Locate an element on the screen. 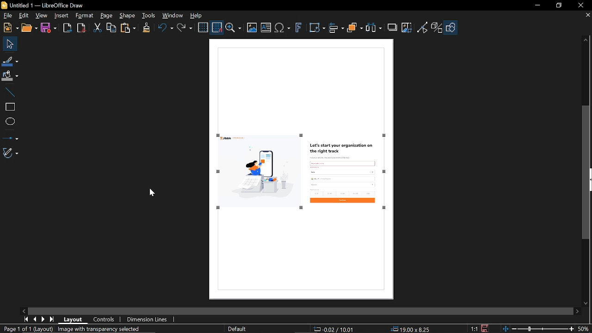 The image size is (592, 333). Crop  is located at coordinates (408, 28).